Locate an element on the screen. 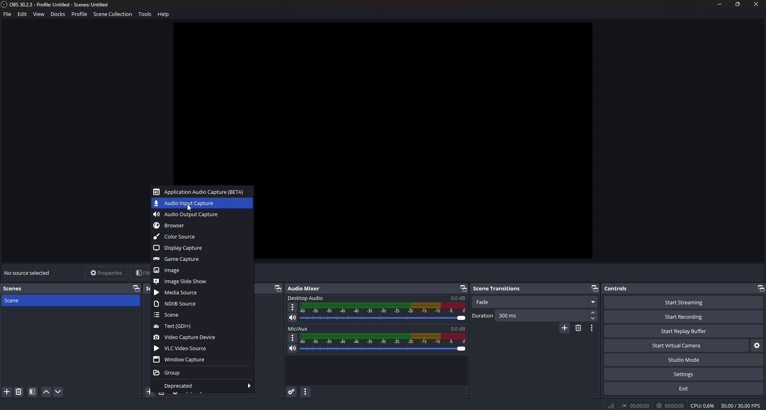 Image resolution: width=766 pixels, height=410 pixels. desktop audio is located at coordinates (307, 297).